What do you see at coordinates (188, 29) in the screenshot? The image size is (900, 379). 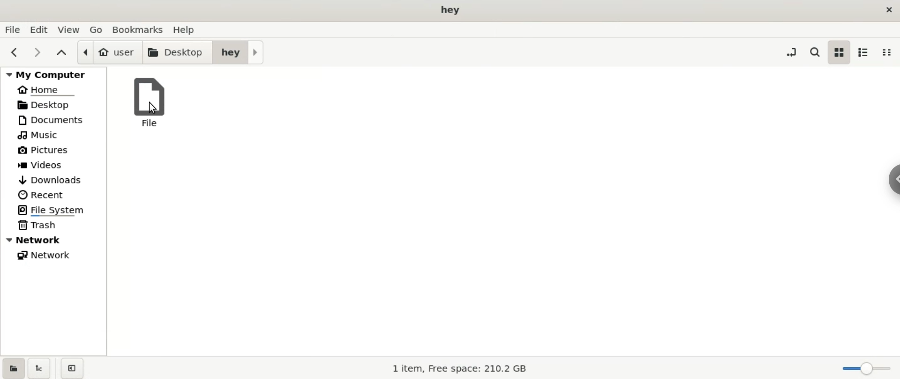 I see `help` at bounding box center [188, 29].